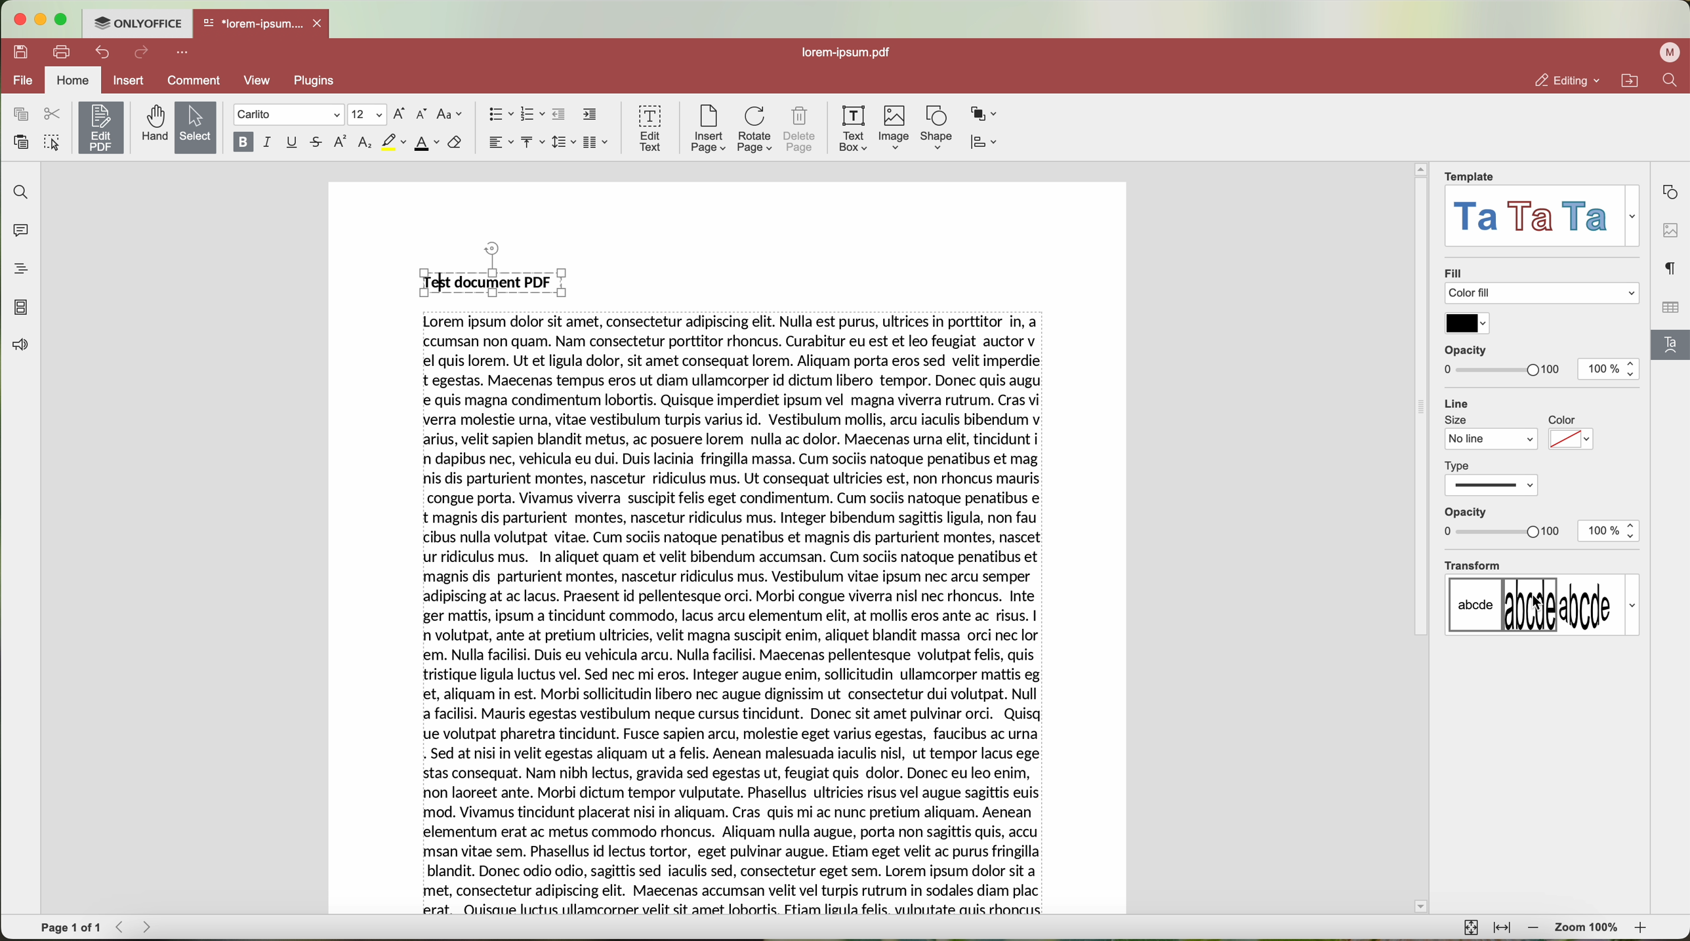  Describe the element at coordinates (451, 115) in the screenshot. I see `change case` at that location.